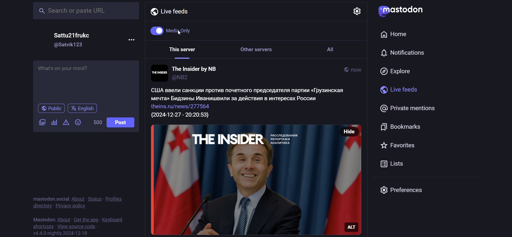 The height and width of the screenshot is (237, 512). Describe the element at coordinates (354, 11) in the screenshot. I see `live feed setting` at that location.